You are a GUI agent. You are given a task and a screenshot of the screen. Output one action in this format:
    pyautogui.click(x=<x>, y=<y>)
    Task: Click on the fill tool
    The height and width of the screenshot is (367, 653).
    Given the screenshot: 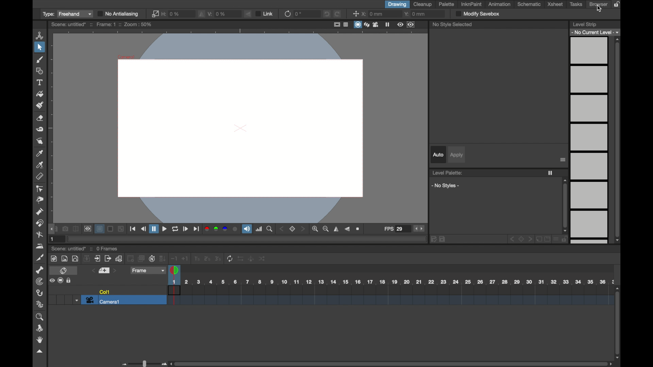 What is the action you would take?
    pyautogui.click(x=39, y=94)
    